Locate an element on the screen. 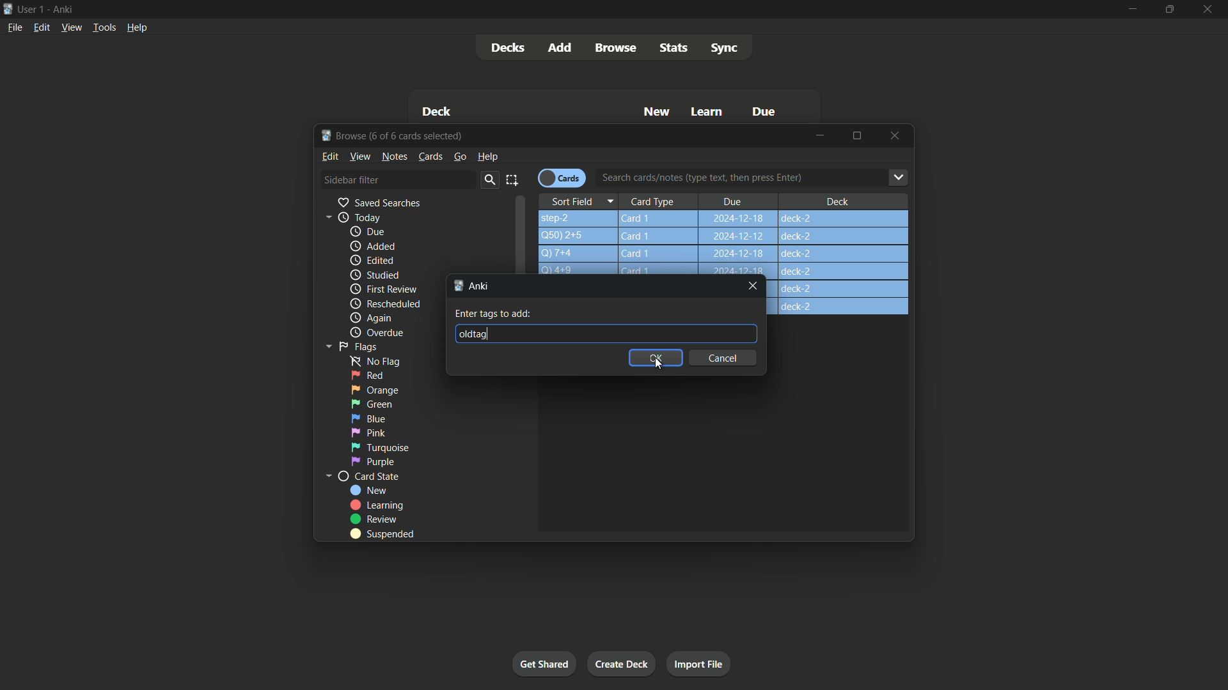  added is located at coordinates (370, 247).